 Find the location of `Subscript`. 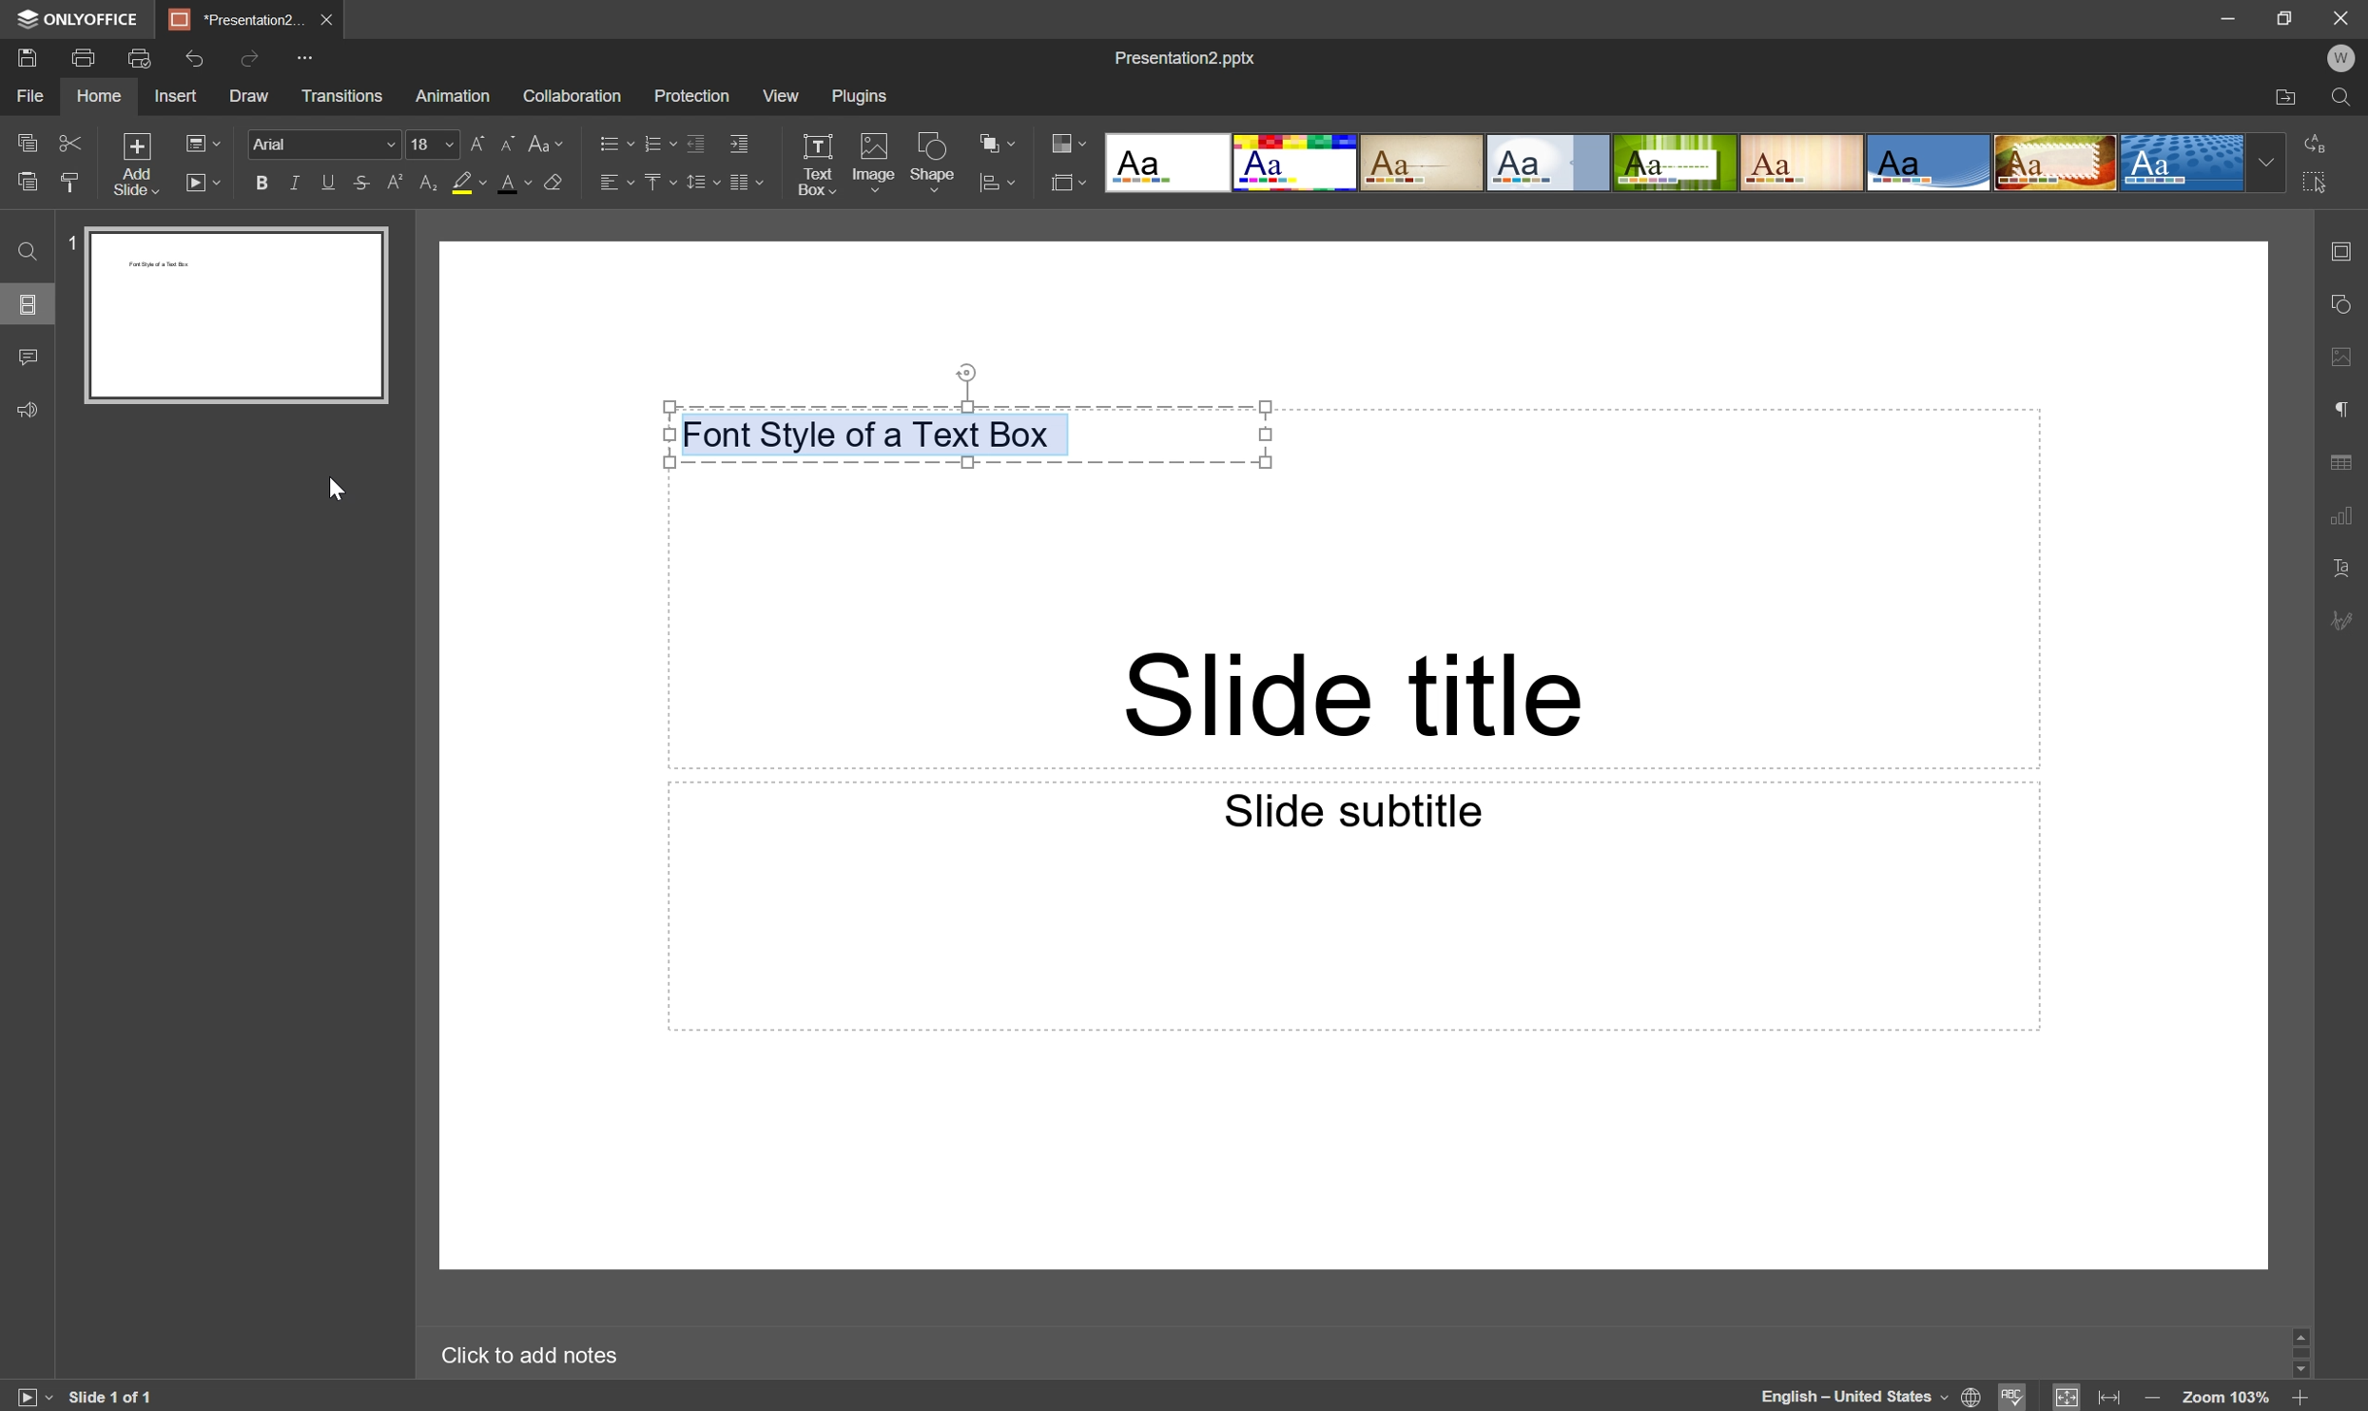

Subscript is located at coordinates (430, 183).